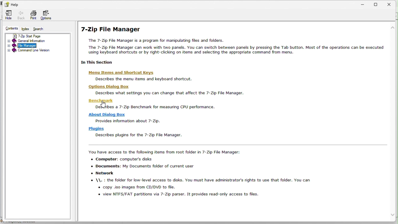 The image size is (398, 224). I want to click on Close, so click(392, 4).